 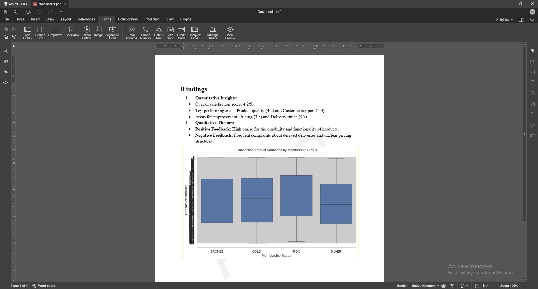 What do you see at coordinates (525, 286) in the screenshot?
I see `zoom in` at bounding box center [525, 286].